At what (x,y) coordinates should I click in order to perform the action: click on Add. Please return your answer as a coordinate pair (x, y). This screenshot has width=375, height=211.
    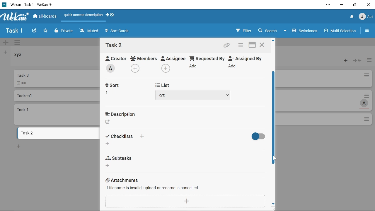
    Looking at the image, I should click on (194, 67).